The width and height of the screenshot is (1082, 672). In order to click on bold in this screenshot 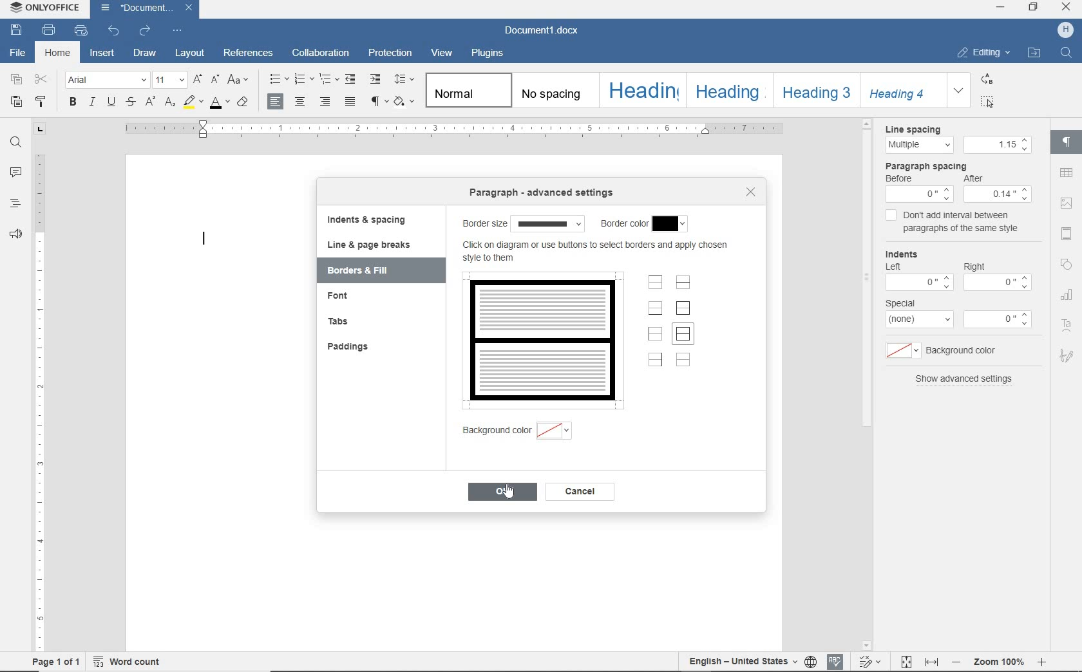, I will do `click(73, 104)`.